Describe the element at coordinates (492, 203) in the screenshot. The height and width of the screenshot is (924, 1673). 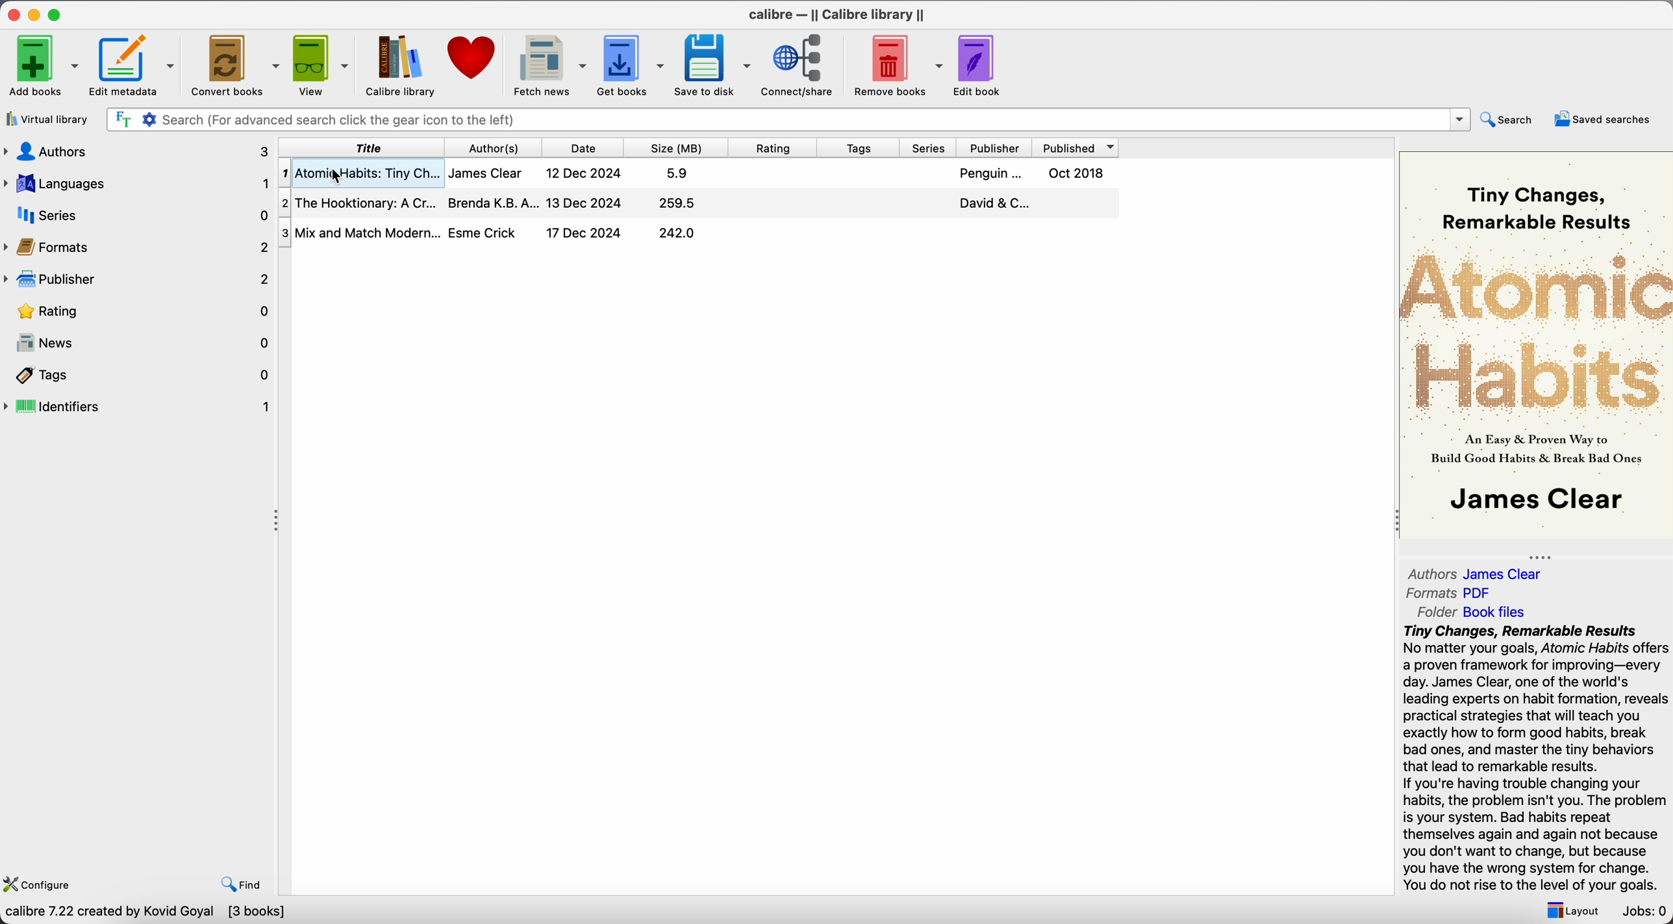
I see `Brenda K.B.A...` at that location.